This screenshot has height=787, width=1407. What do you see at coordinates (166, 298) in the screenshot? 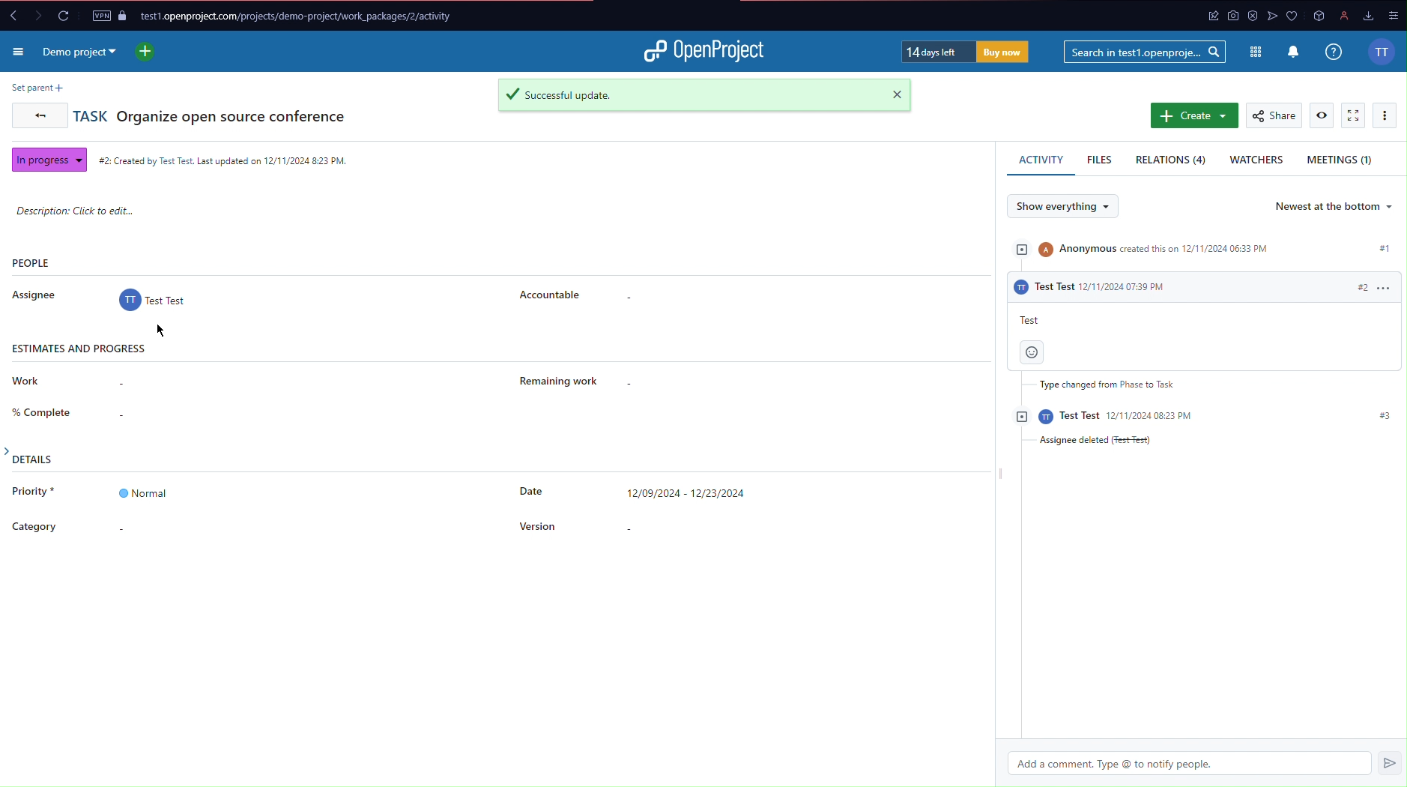
I see `` at bounding box center [166, 298].